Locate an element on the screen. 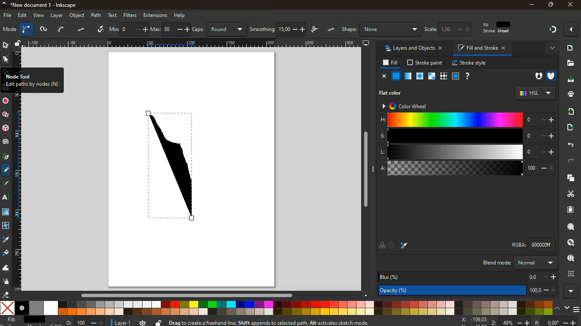 The width and height of the screenshot is (581, 326). stroke paint is located at coordinates (426, 62).